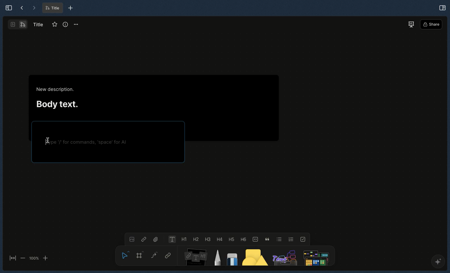  I want to click on Note, so click(194, 256).